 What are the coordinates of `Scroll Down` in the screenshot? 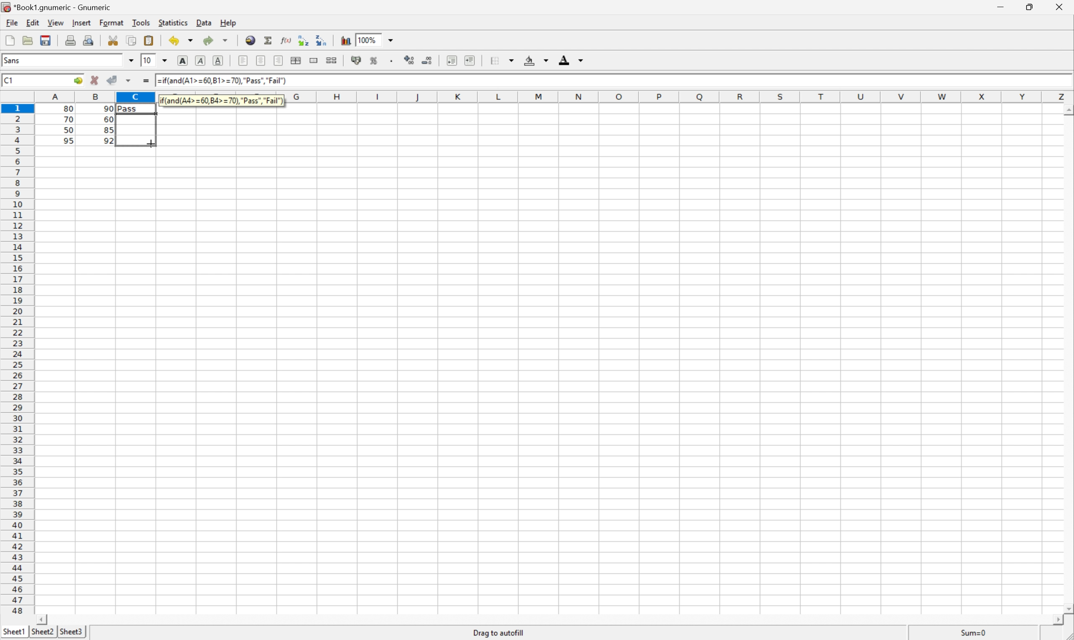 It's located at (1067, 607).